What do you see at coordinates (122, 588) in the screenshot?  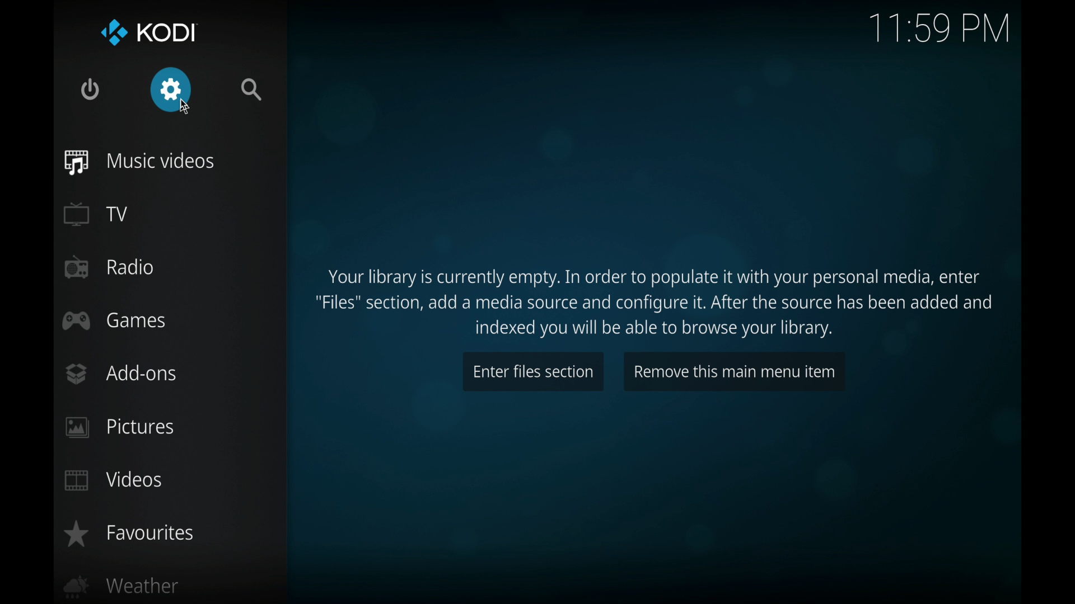 I see `weather` at bounding box center [122, 588].